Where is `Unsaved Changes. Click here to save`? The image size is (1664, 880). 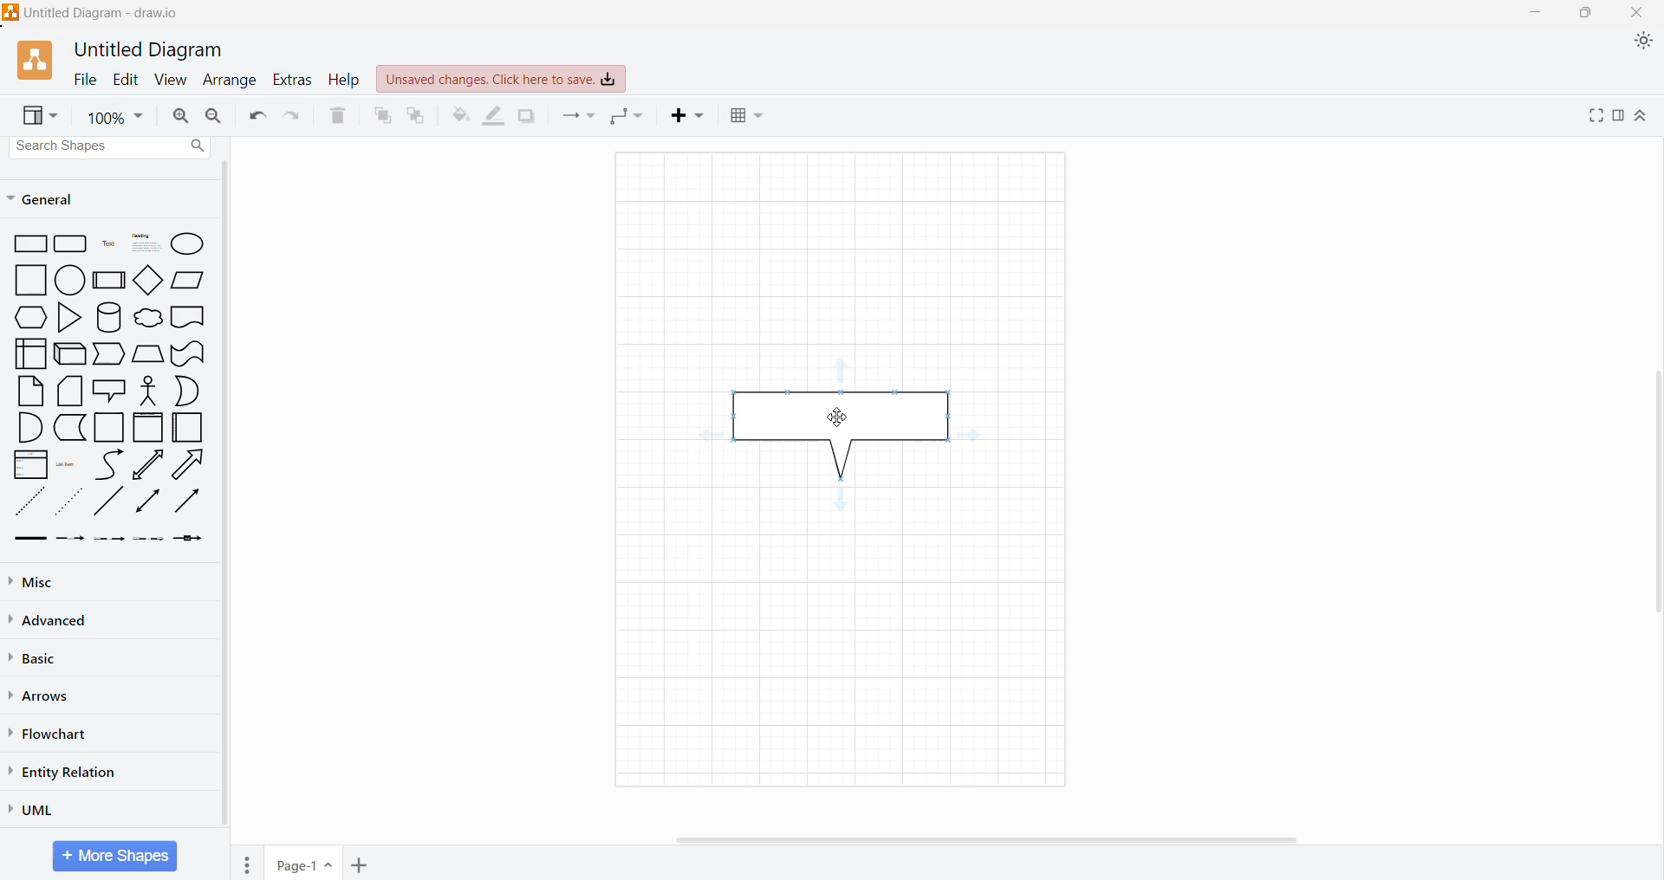 Unsaved Changes. Click here to save is located at coordinates (502, 80).